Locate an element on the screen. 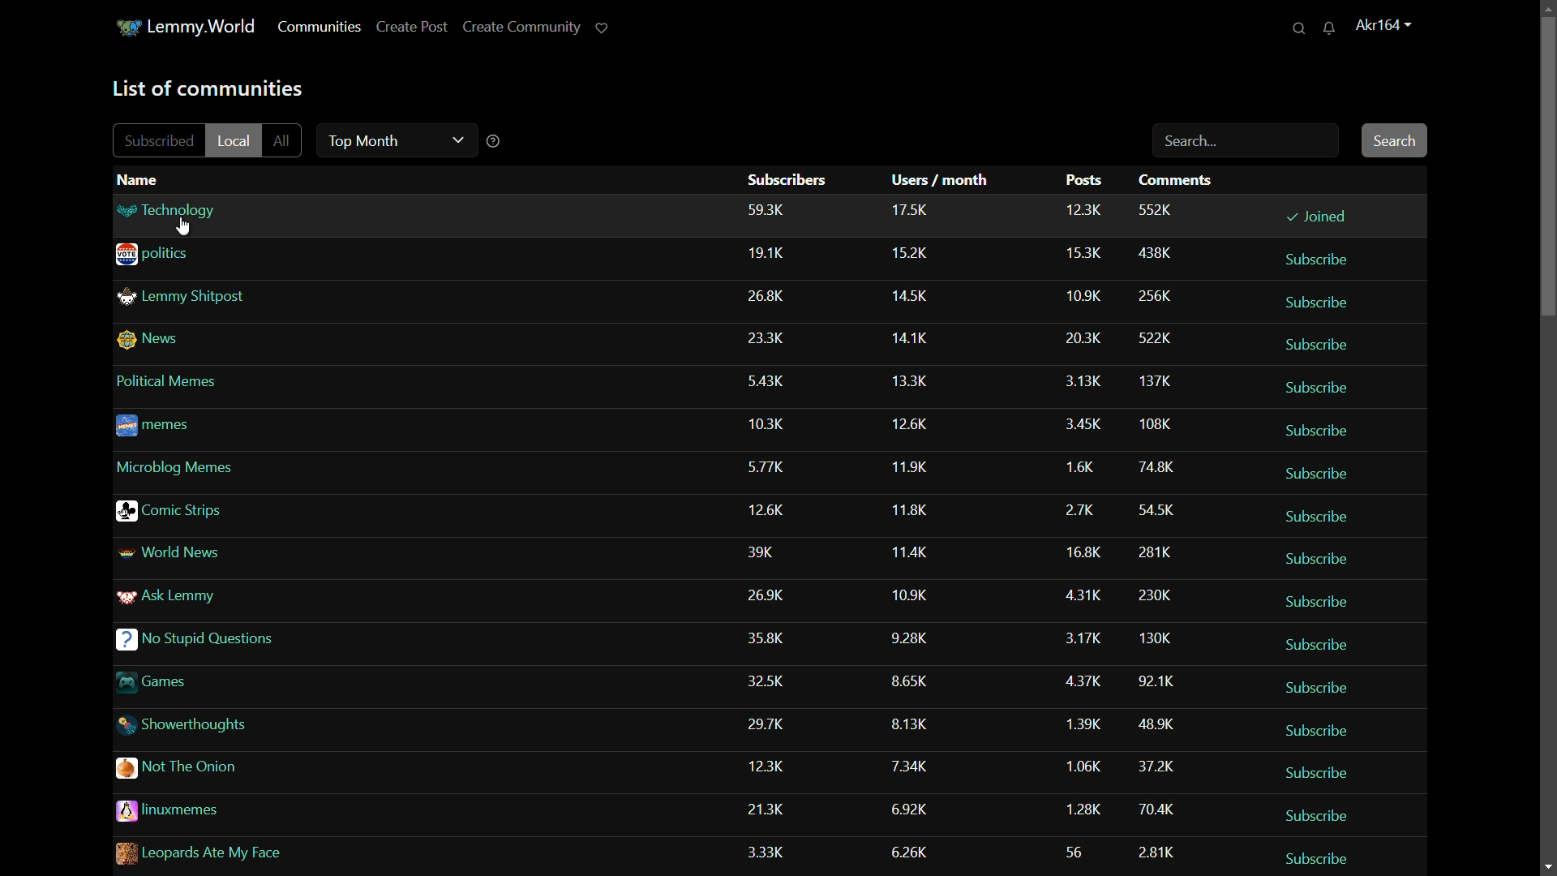  posts is located at coordinates (1084, 182).